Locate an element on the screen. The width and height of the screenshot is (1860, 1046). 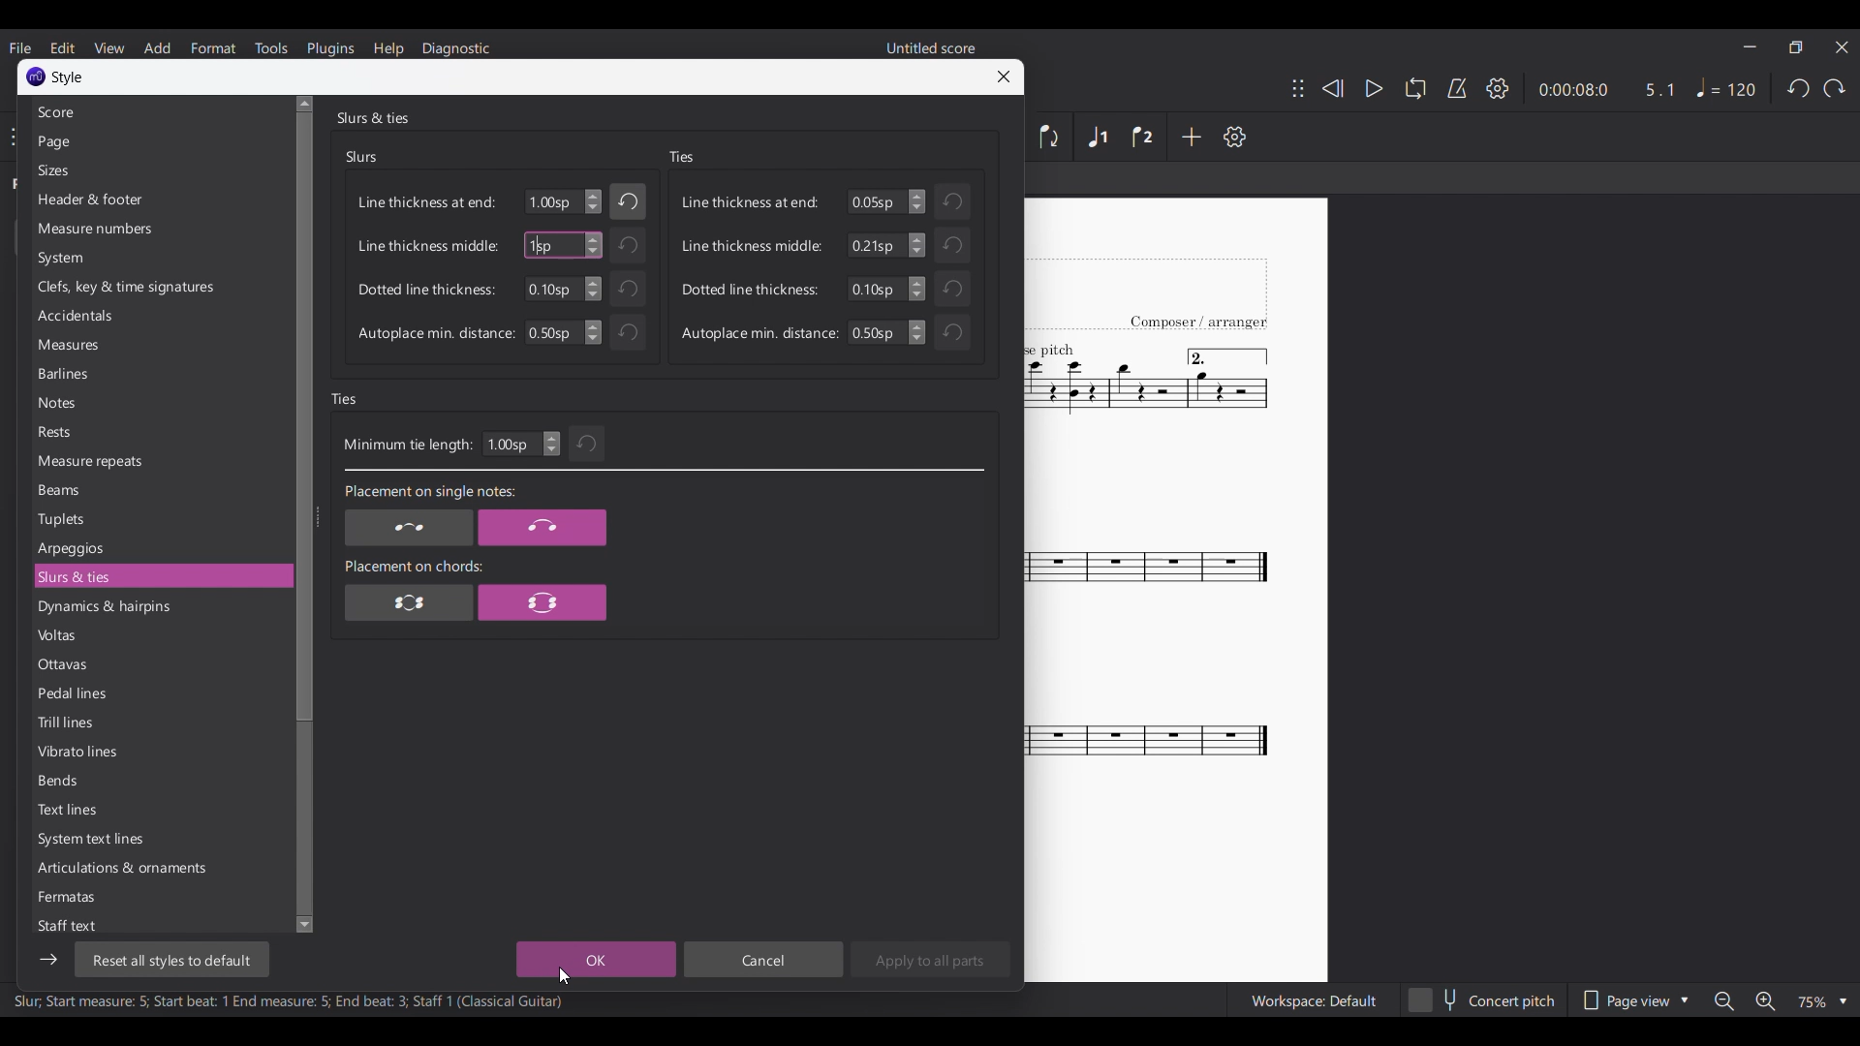
Placement on single note is located at coordinates (428, 493).